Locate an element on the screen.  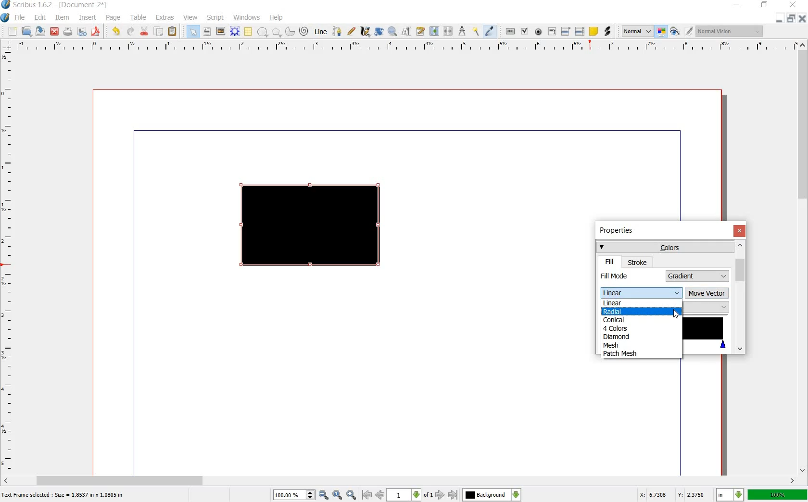
spiral is located at coordinates (304, 31).